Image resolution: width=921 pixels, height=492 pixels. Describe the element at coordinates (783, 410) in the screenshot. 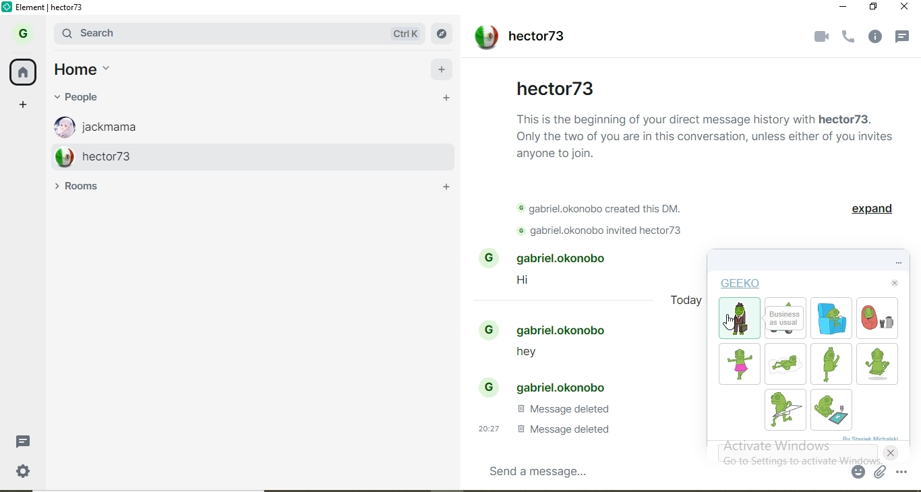

I see `` at that location.